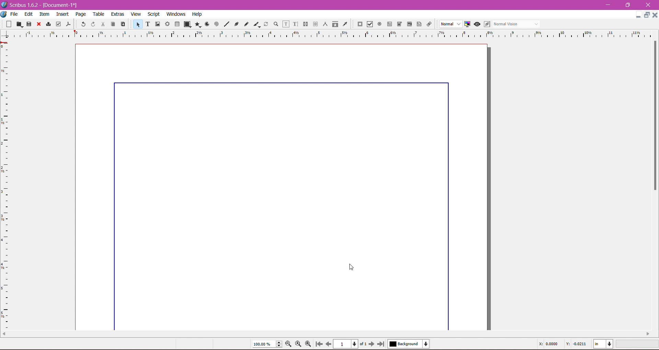  Describe the element at coordinates (256, 24) in the screenshot. I see `Calligraphic Line` at that location.